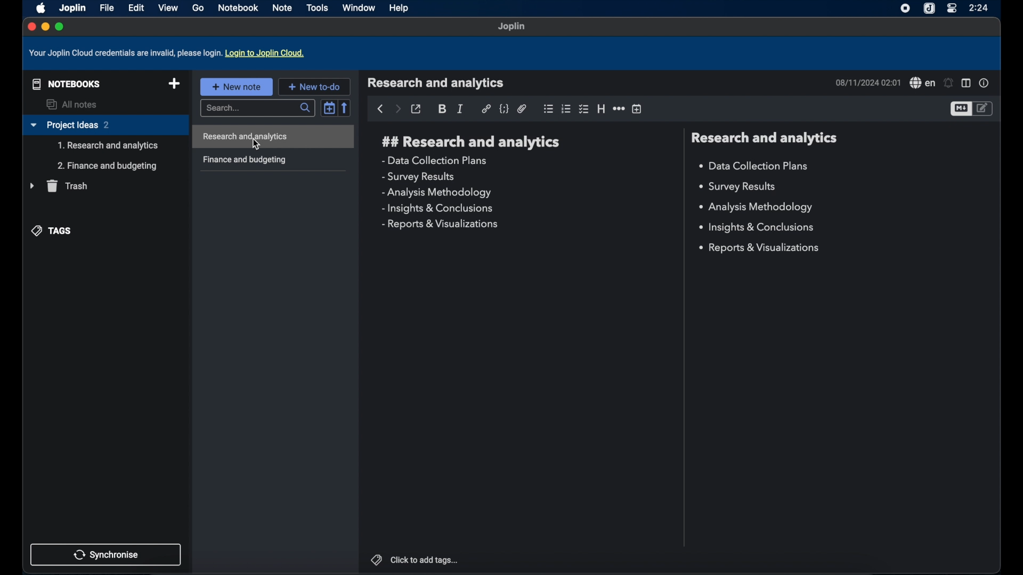 This screenshot has height=575, width=1023. Describe the element at coordinates (414, 559) in the screenshot. I see `click to add tags` at that location.